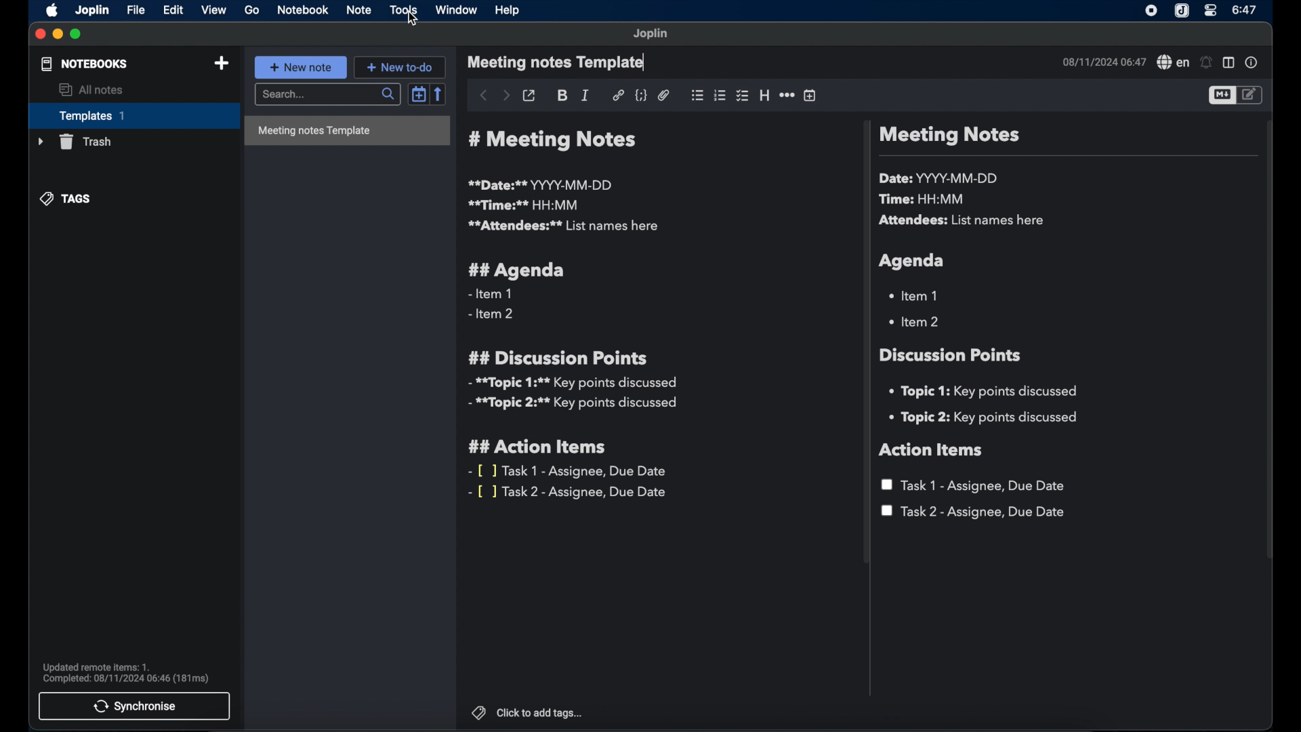  What do you see at coordinates (358, 10) in the screenshot?
I see `note` at bounding box center [358, 10].